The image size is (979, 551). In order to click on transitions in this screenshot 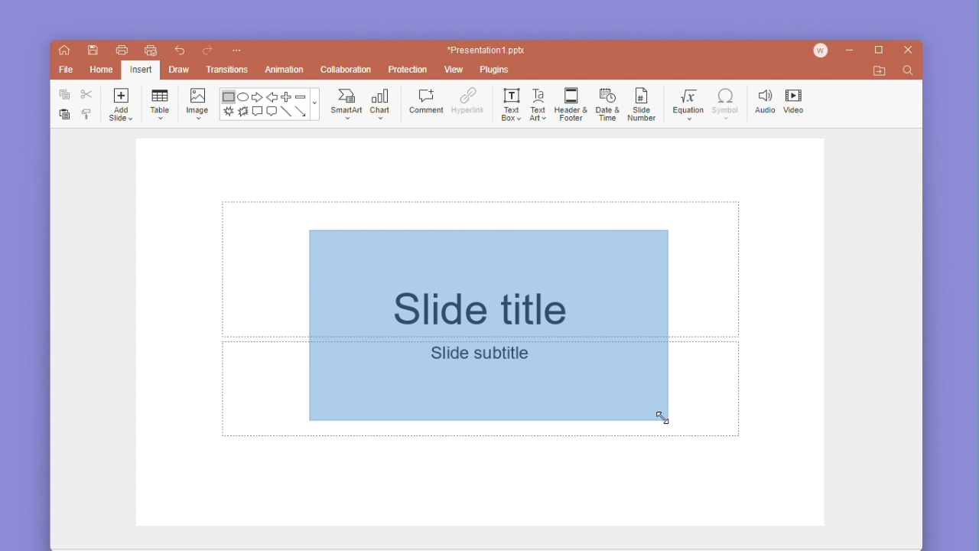, I will do `click(226, 69)`.